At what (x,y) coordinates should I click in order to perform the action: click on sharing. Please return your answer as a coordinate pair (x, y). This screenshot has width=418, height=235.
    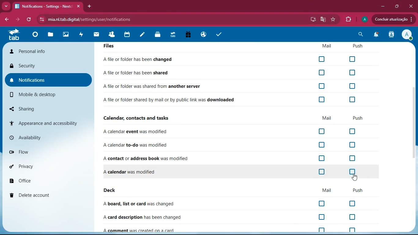
    Looking at the image, I should click on (36, 108).